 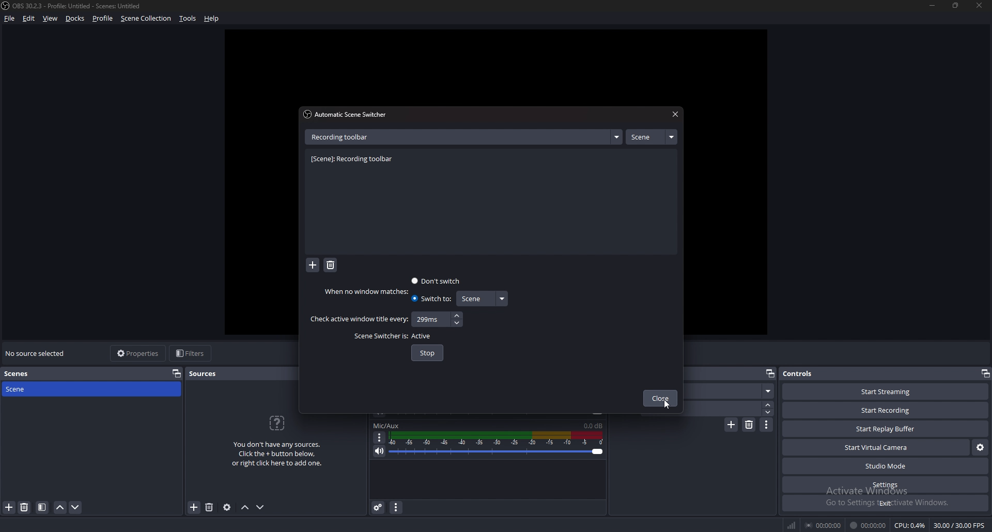 What do you see at coordinates (27, 388) in the screenshot?
I see `scene` at bounding box center [27, 388].